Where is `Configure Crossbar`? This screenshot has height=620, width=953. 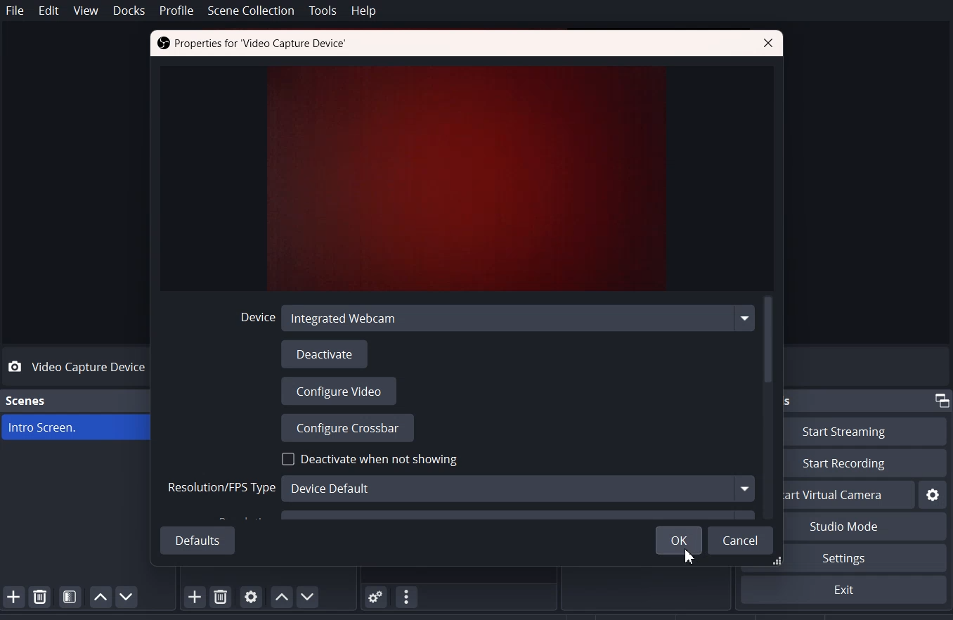
Configure Crossbar is located at coordinates (347, 427).